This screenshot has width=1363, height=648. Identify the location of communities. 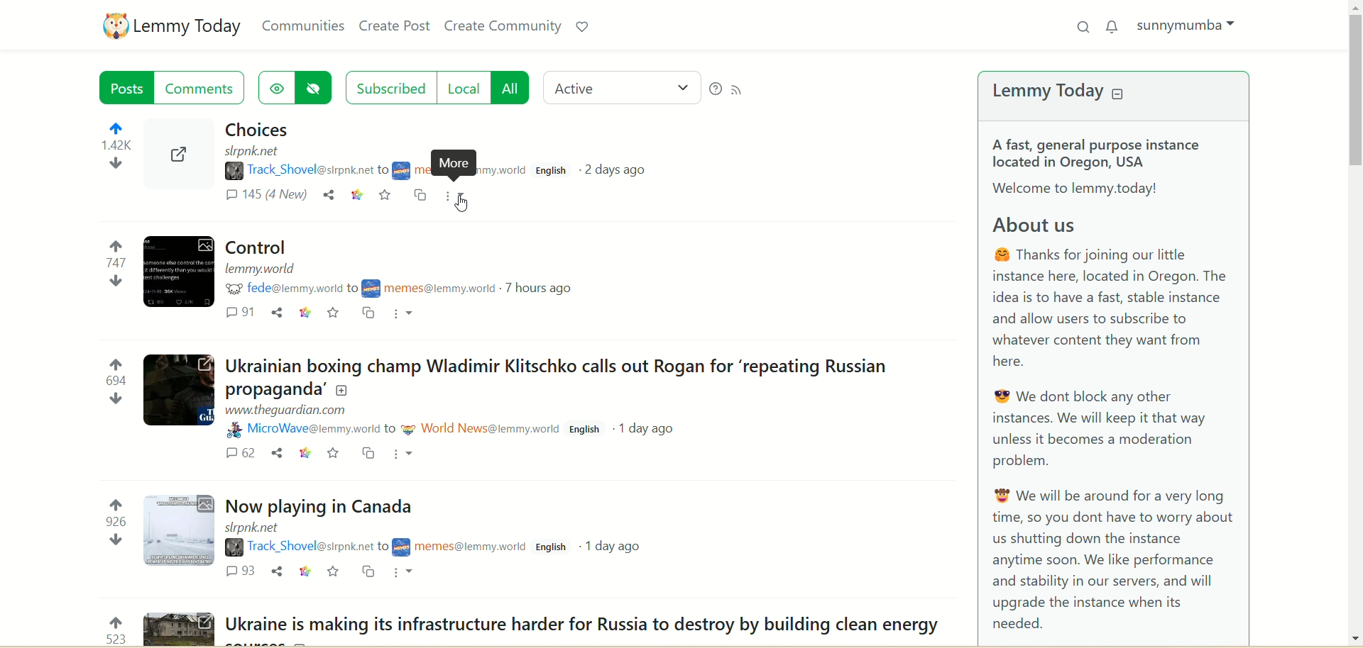
(301, 26).